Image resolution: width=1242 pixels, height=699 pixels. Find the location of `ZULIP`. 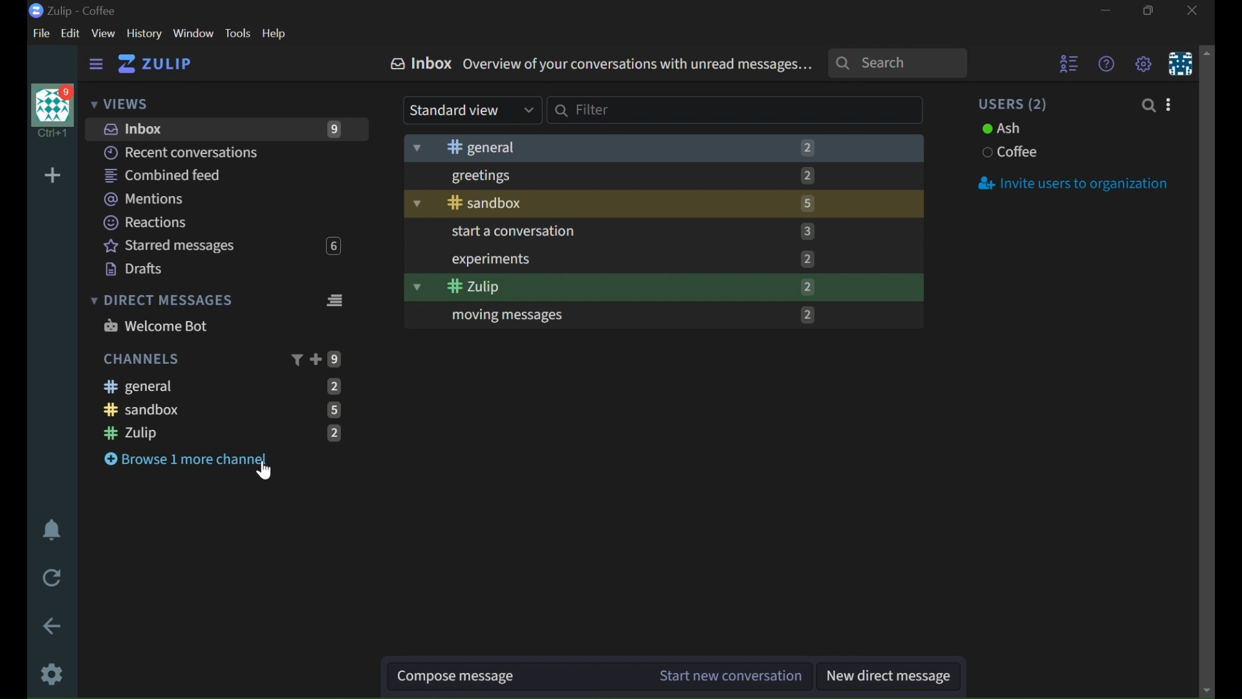

ZULIP is located at coordinates (155, 65).